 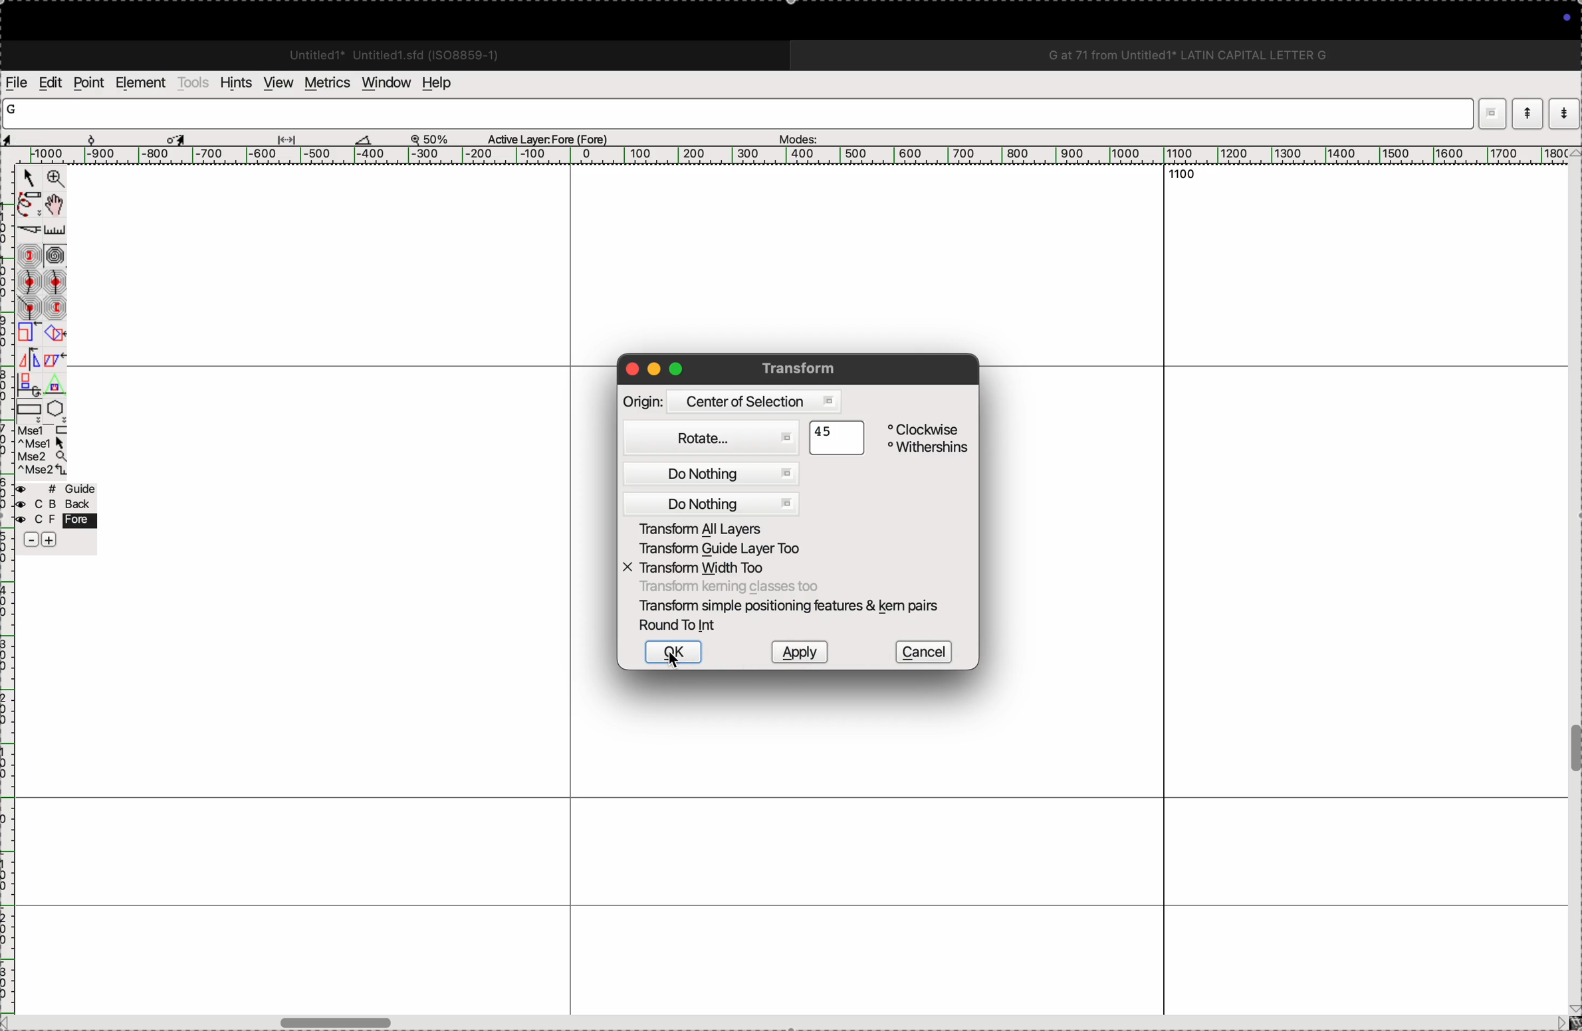 I want to click on 3D rotate, so click(x=29, y=385).